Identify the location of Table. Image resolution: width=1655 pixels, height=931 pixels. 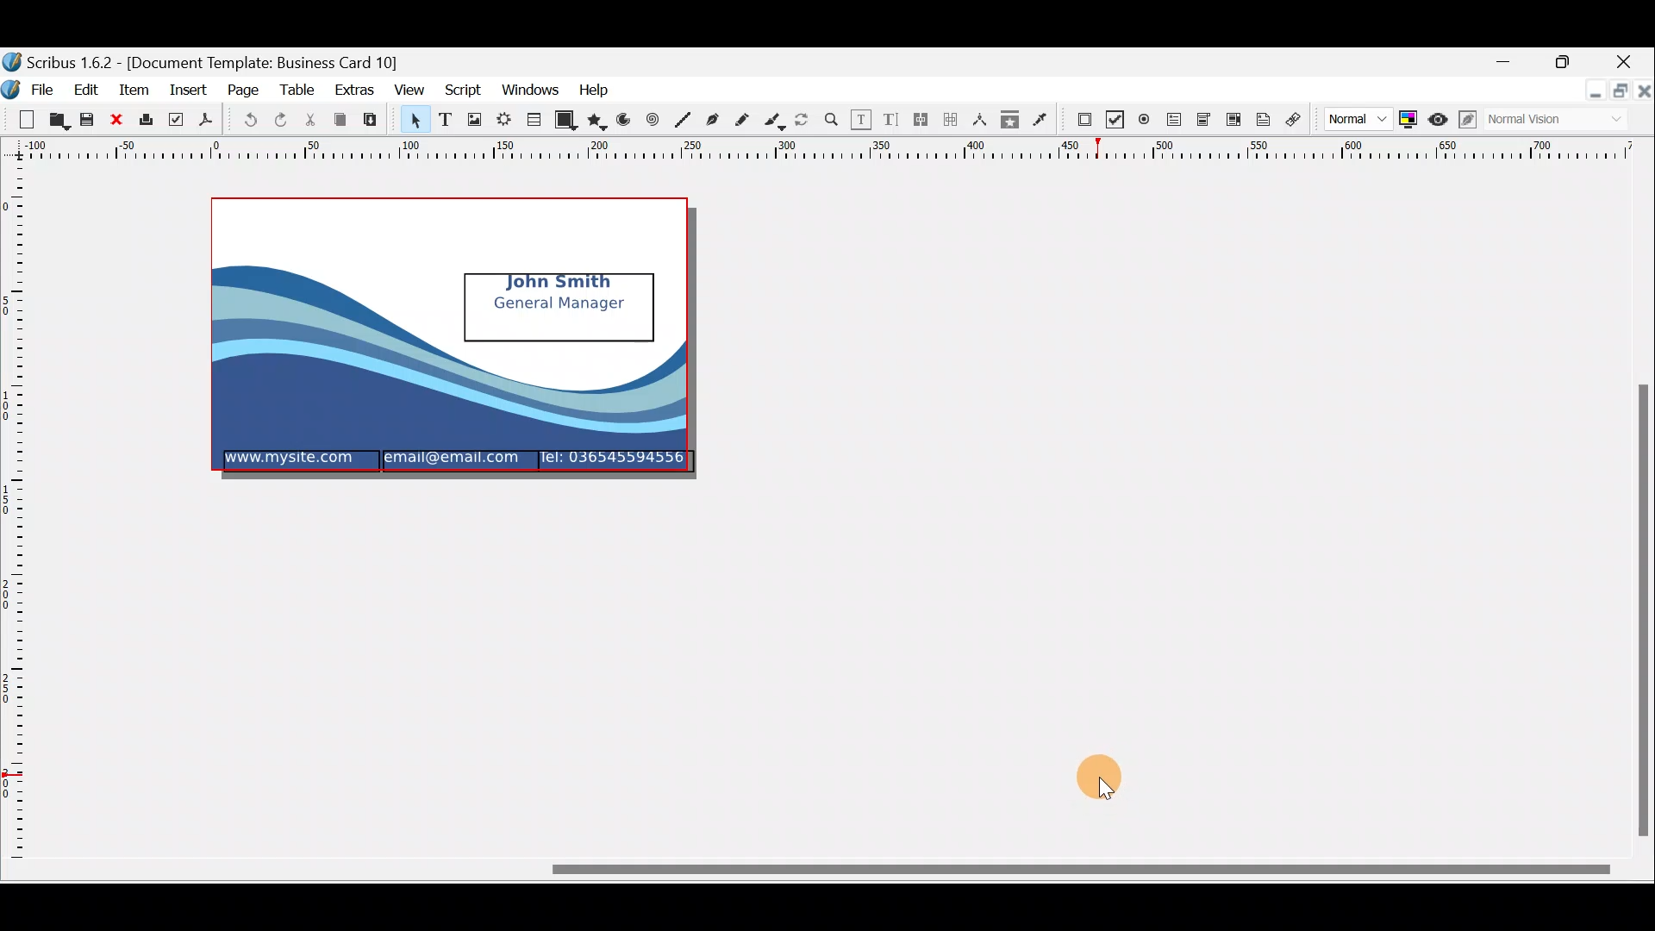
(301, 89).